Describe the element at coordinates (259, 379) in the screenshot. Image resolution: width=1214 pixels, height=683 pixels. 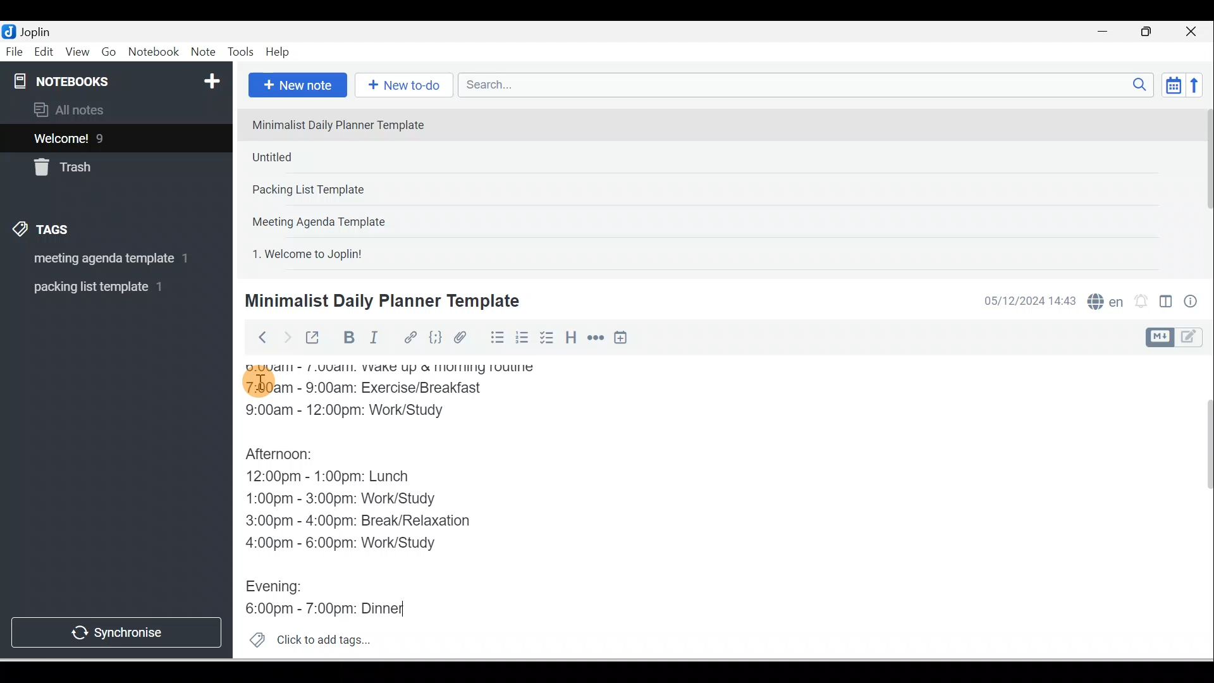
I see `Cursor` at that location.